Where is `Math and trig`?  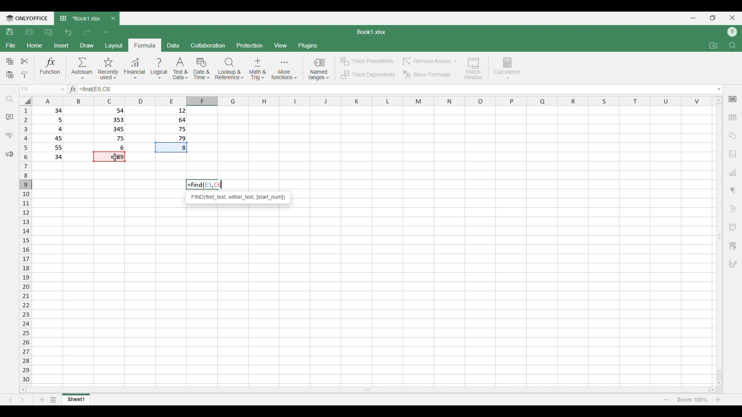
Math and trig is located at coordinates (257, 69).